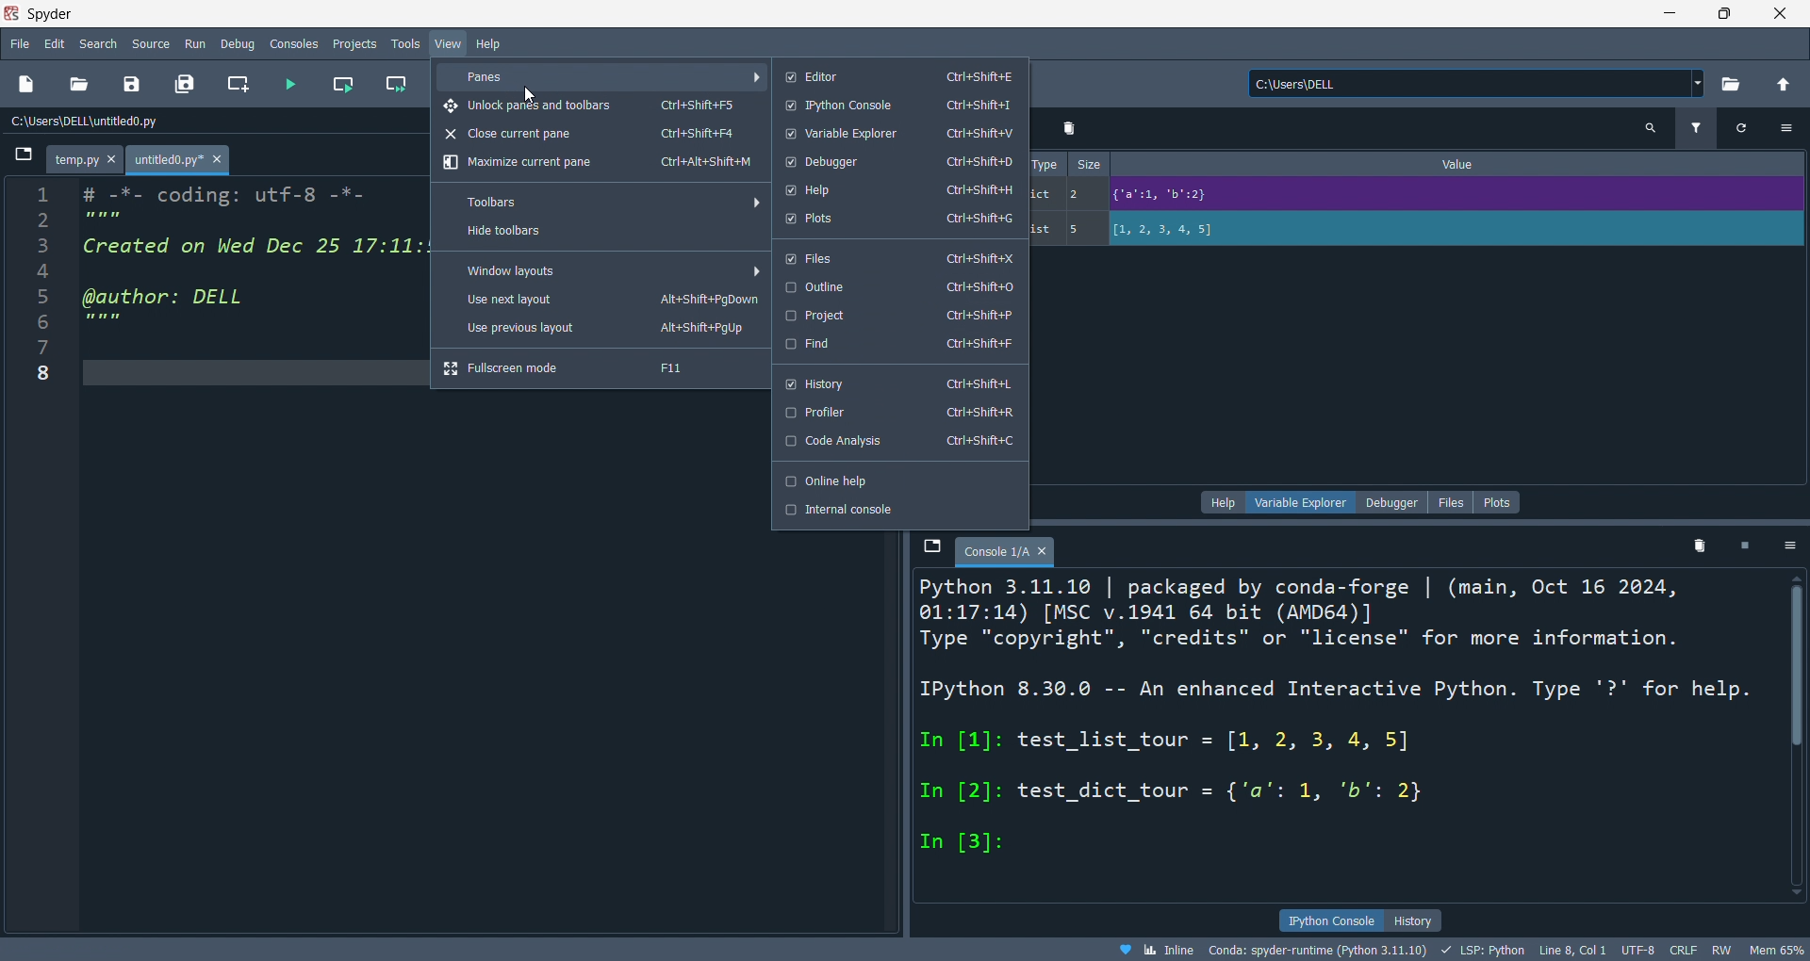  I want to click on hide toolbars, so click(599, 235).